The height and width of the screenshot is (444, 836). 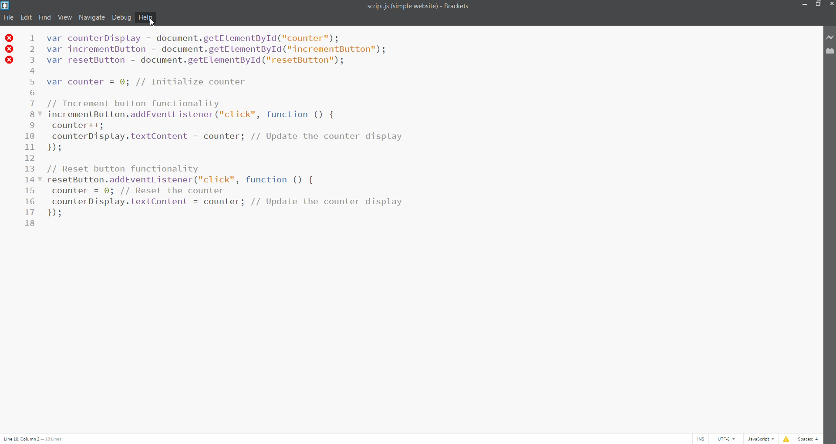 What do you see at coordinates (32, 135) in the screenshot?
I see `1
2
H
4
5
6
7
8
9
10
11
12
13
14
15
16
17
18` at bounding box center [32, 135].